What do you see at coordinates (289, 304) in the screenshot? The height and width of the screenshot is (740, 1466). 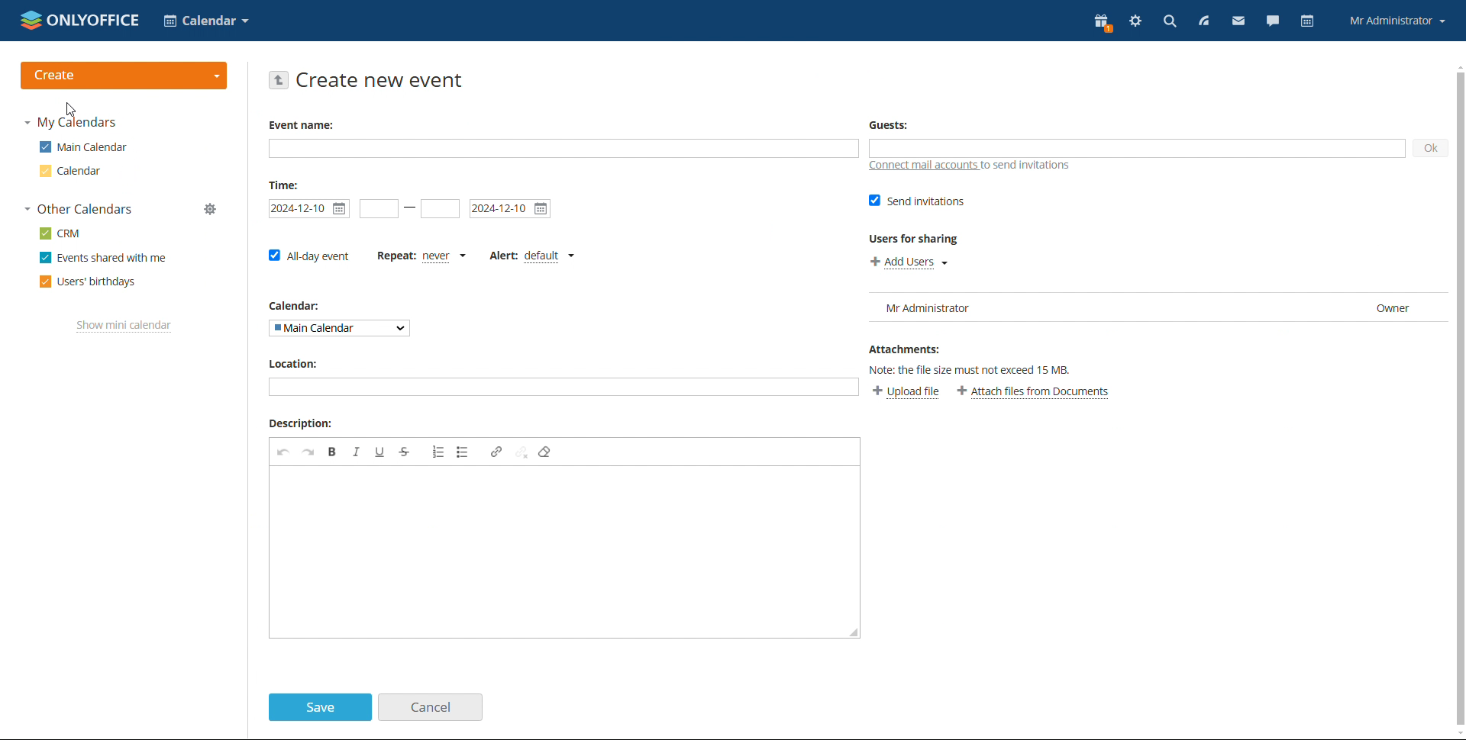 I see `Calendar:` at bounding box center [289, 304].